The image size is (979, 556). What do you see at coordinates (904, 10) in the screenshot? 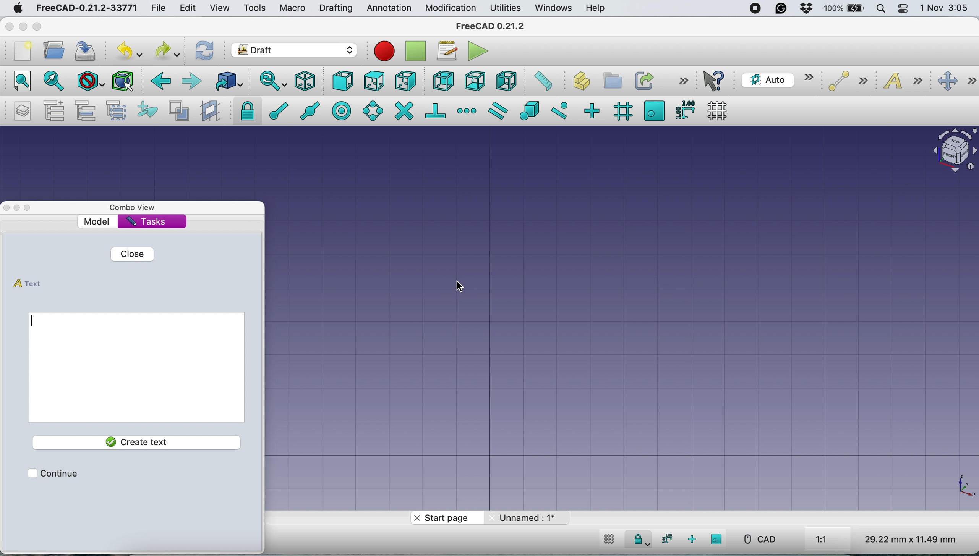
I see `control center` at bounding box center [904, 10].